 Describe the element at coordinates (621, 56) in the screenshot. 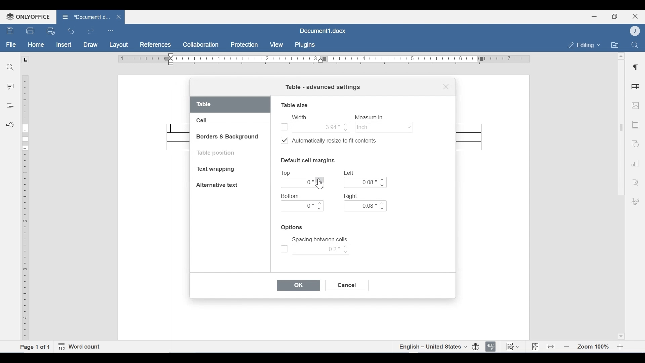

I see `Scroll up` at that location.